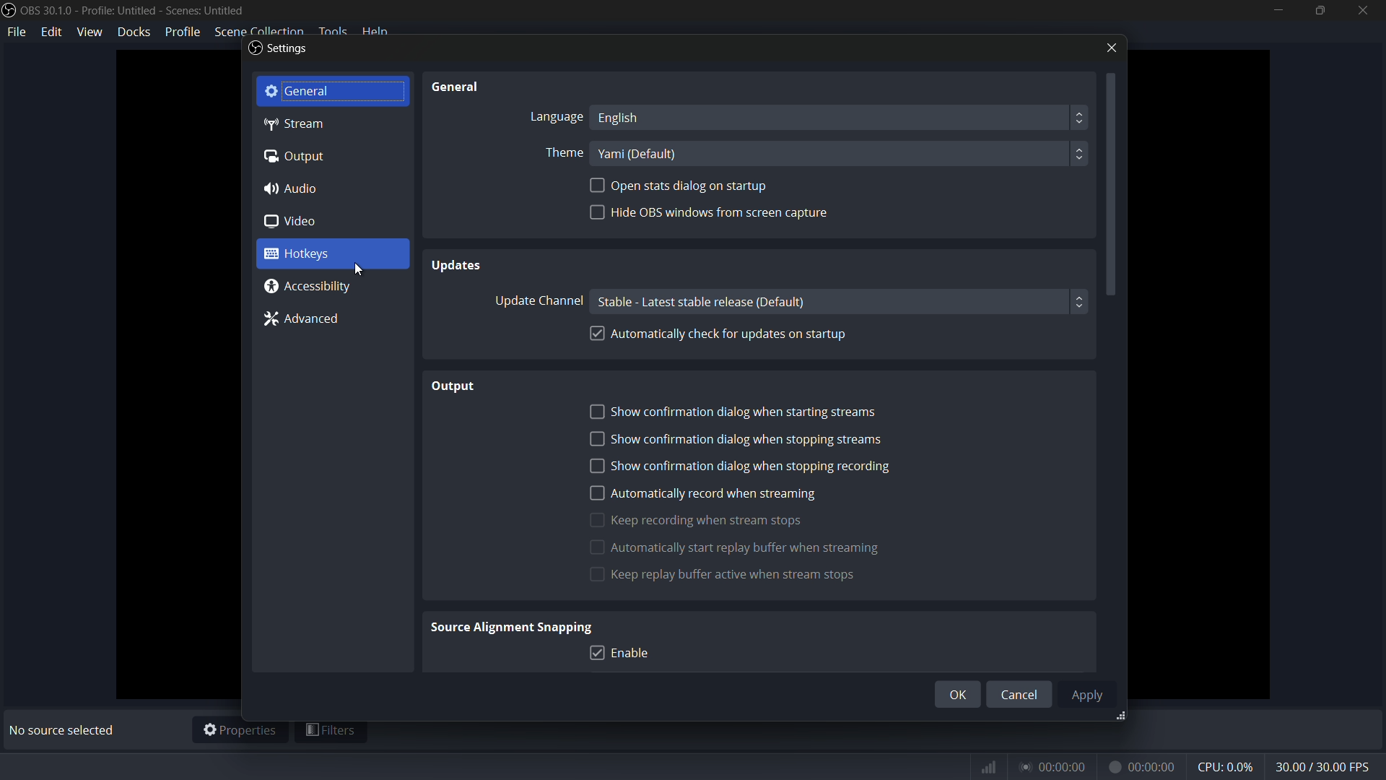 This screenshot has height=780, width=1386. I want to click on show confirmation dialog when stopping streams, so click(737, 440).